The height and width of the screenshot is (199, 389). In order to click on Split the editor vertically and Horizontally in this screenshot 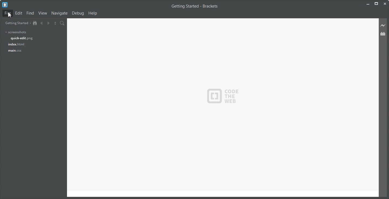, I will do `click(55, 23)`.